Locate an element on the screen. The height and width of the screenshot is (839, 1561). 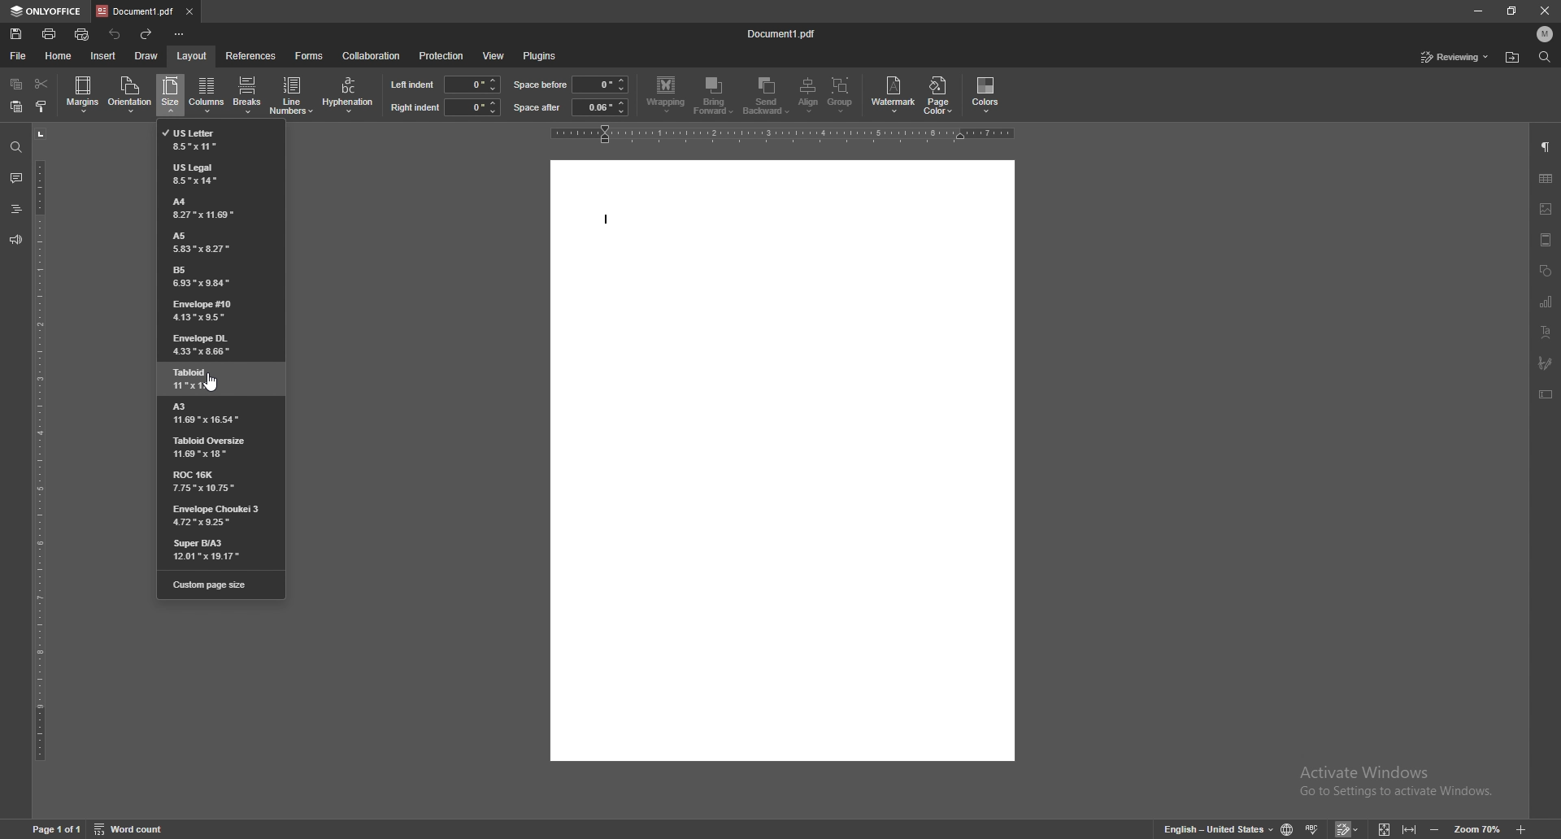
copy style is located at coordinates (41, 105).